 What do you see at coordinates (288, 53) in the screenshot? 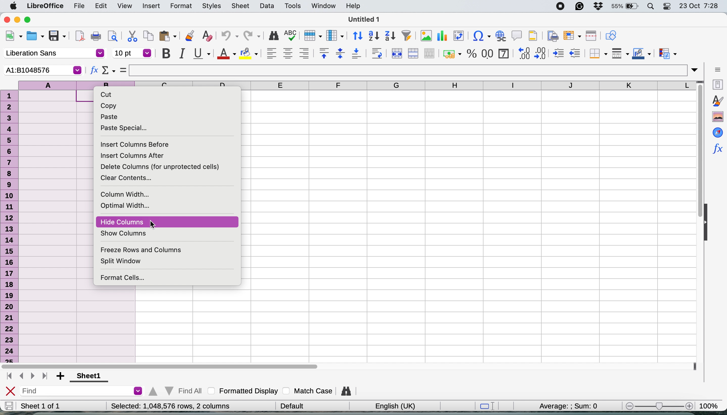
I see `align center` at bounding box center [288, 53].